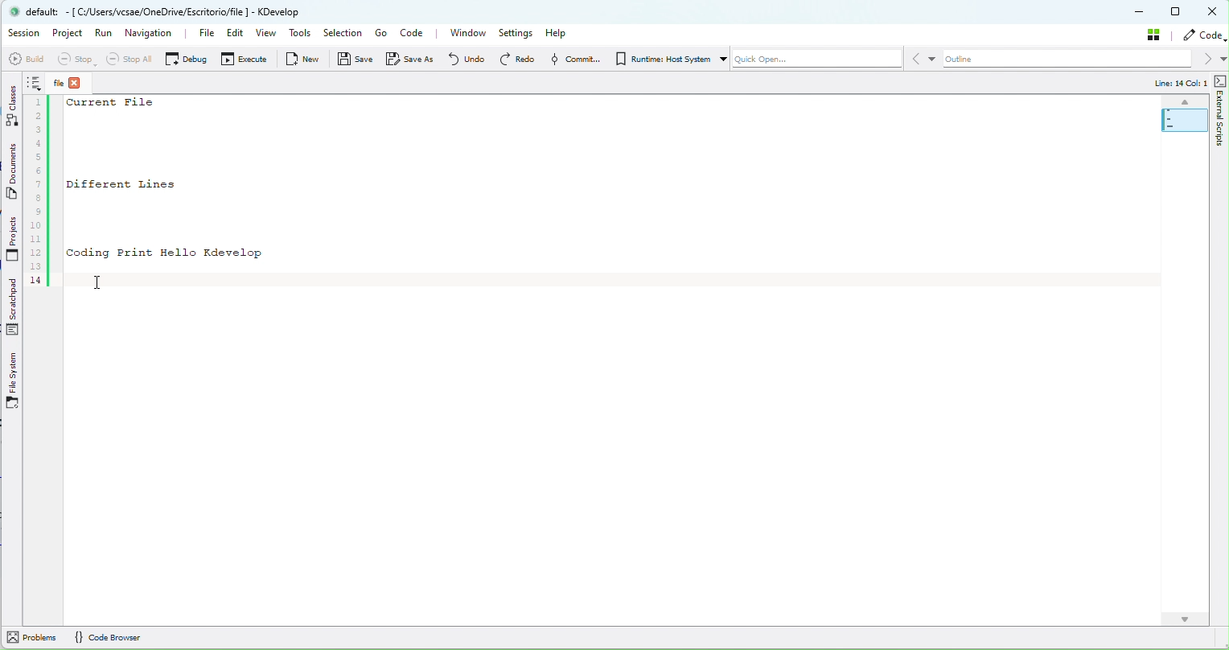  I want to click on Project, so click(70, 35).